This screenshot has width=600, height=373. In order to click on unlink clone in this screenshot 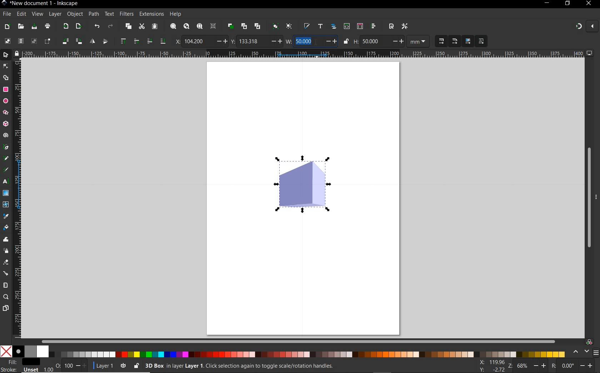, I will do `click(257, 26)`.